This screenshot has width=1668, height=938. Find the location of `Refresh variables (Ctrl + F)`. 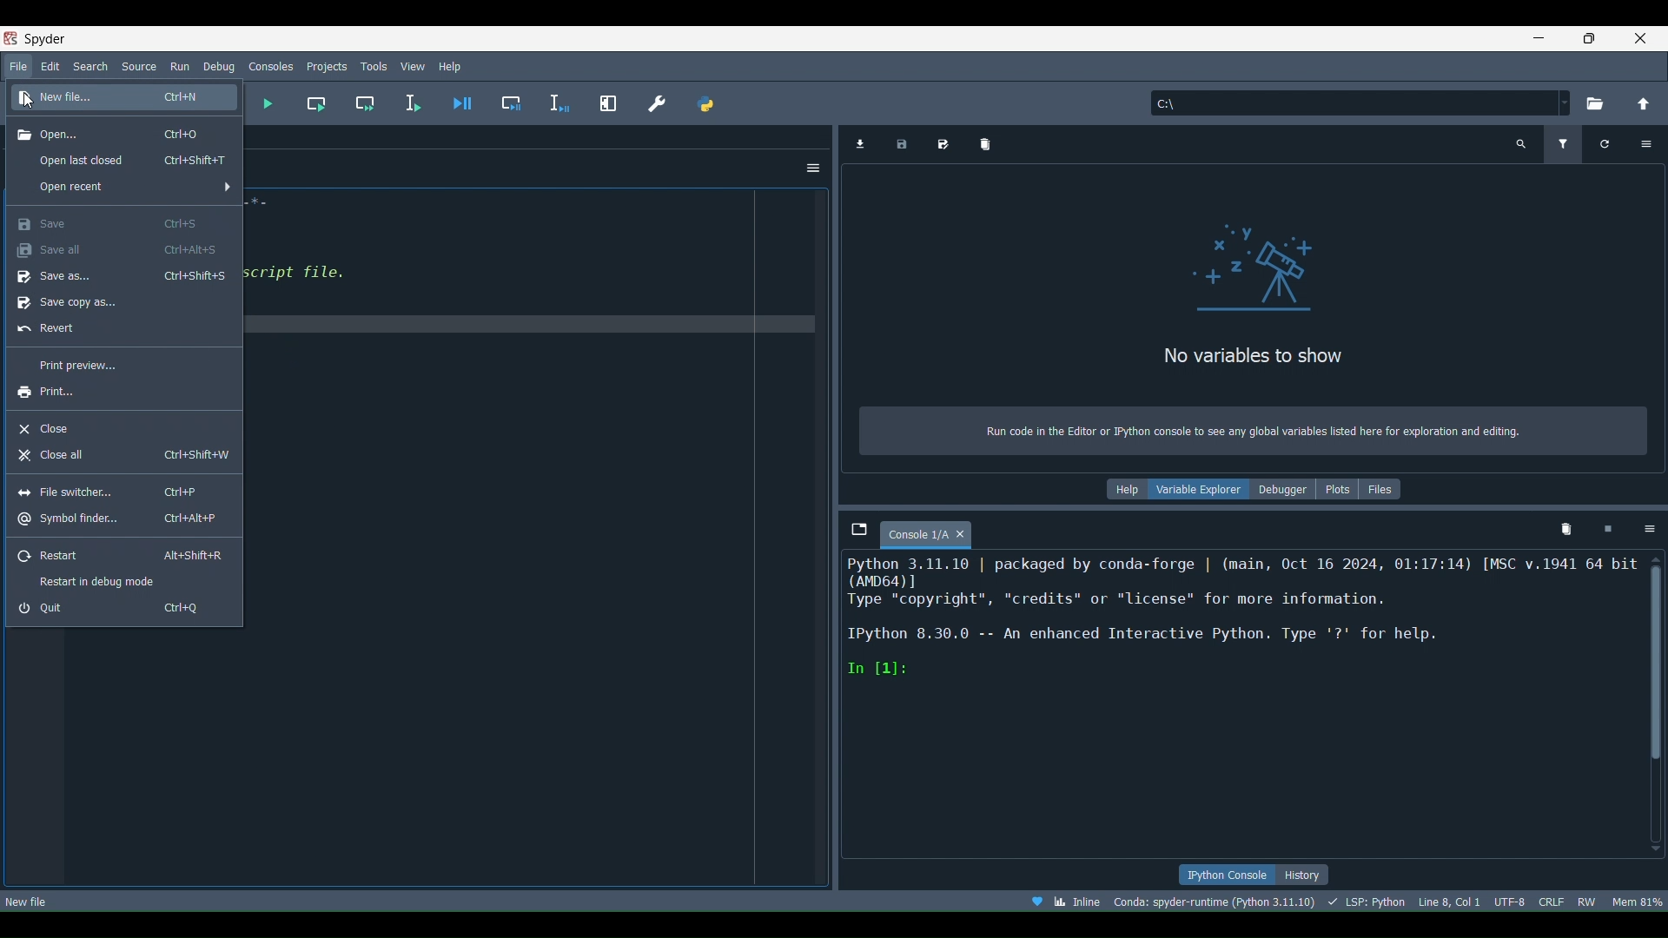

Refresh variables (Ctrl + F) is located at coordinates (1605, 143).